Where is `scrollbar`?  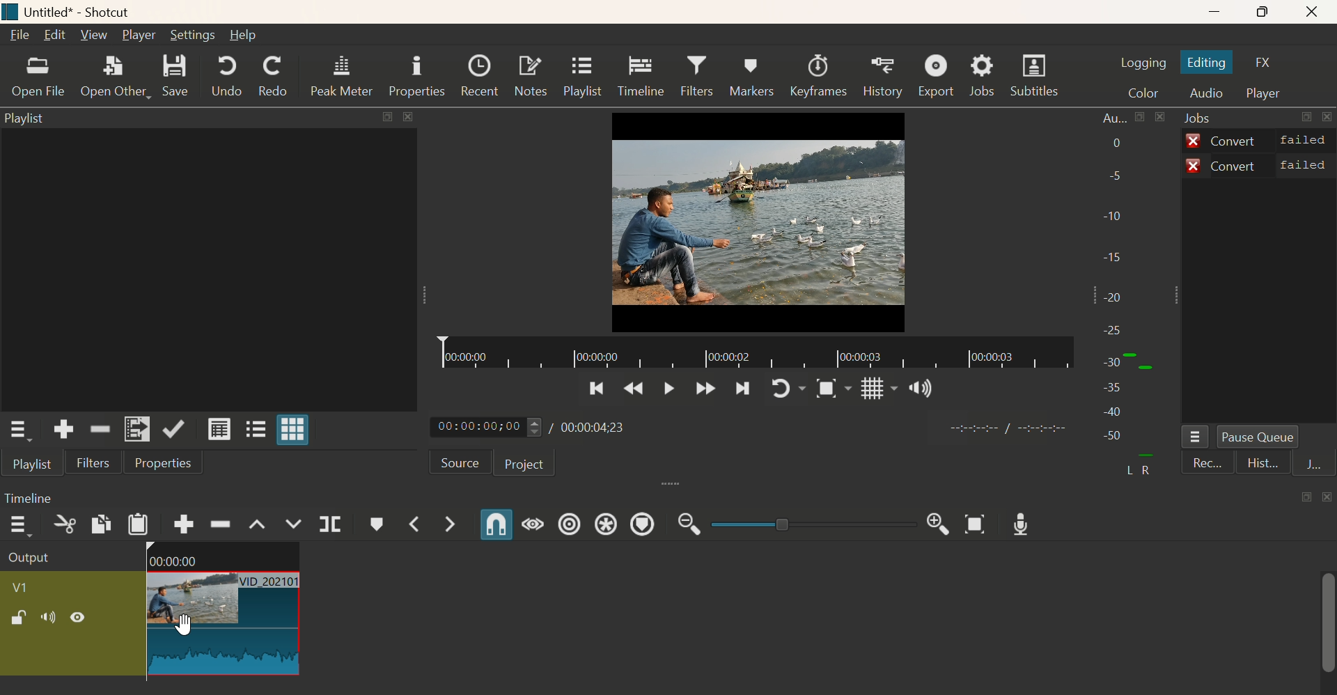 scrollbar is located at coordinates (1329, 632).